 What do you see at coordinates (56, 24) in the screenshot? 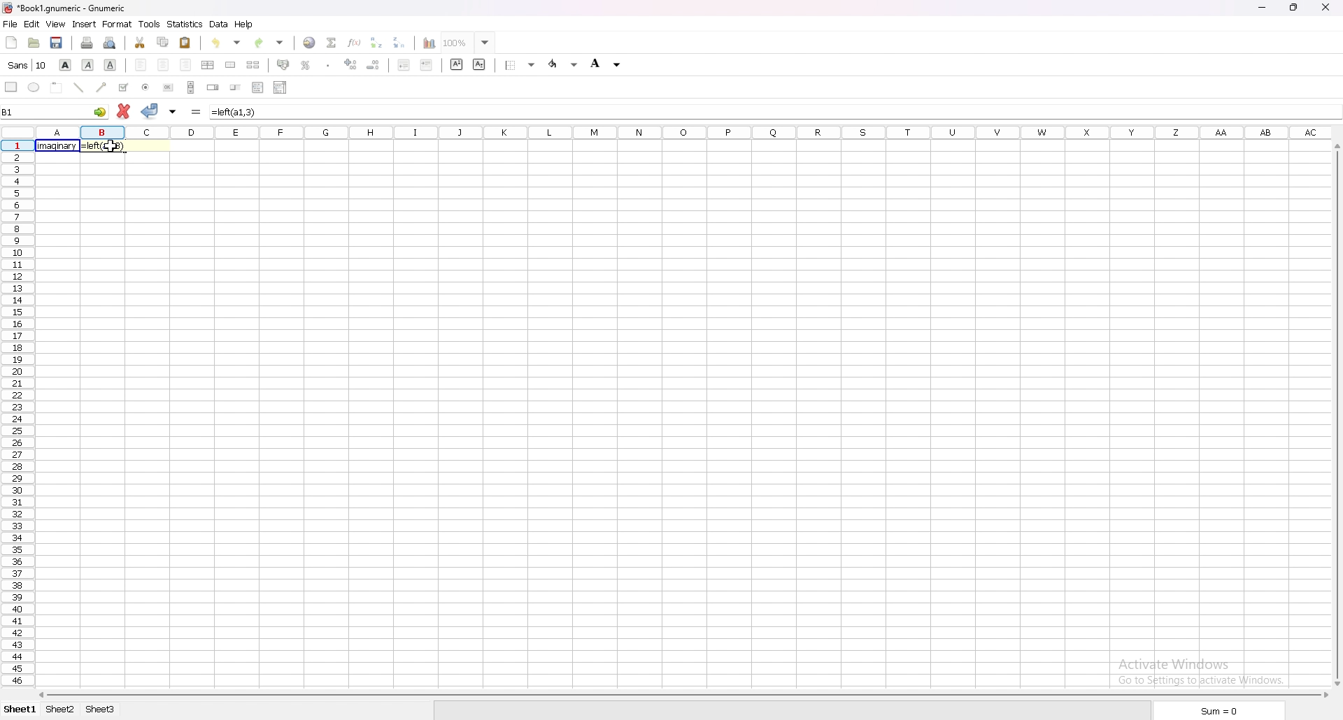
I see `view` at bounding box center [56, 24].